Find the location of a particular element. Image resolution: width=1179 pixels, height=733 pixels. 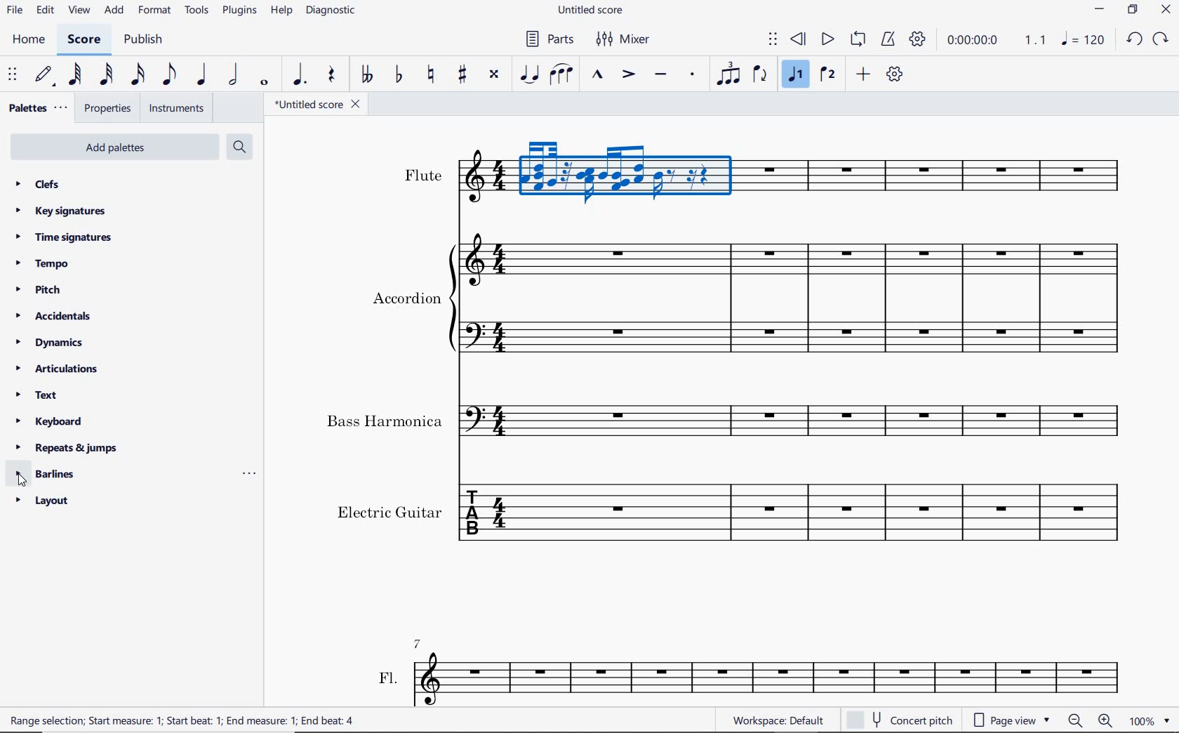

format is located at coordinates (154, 13).